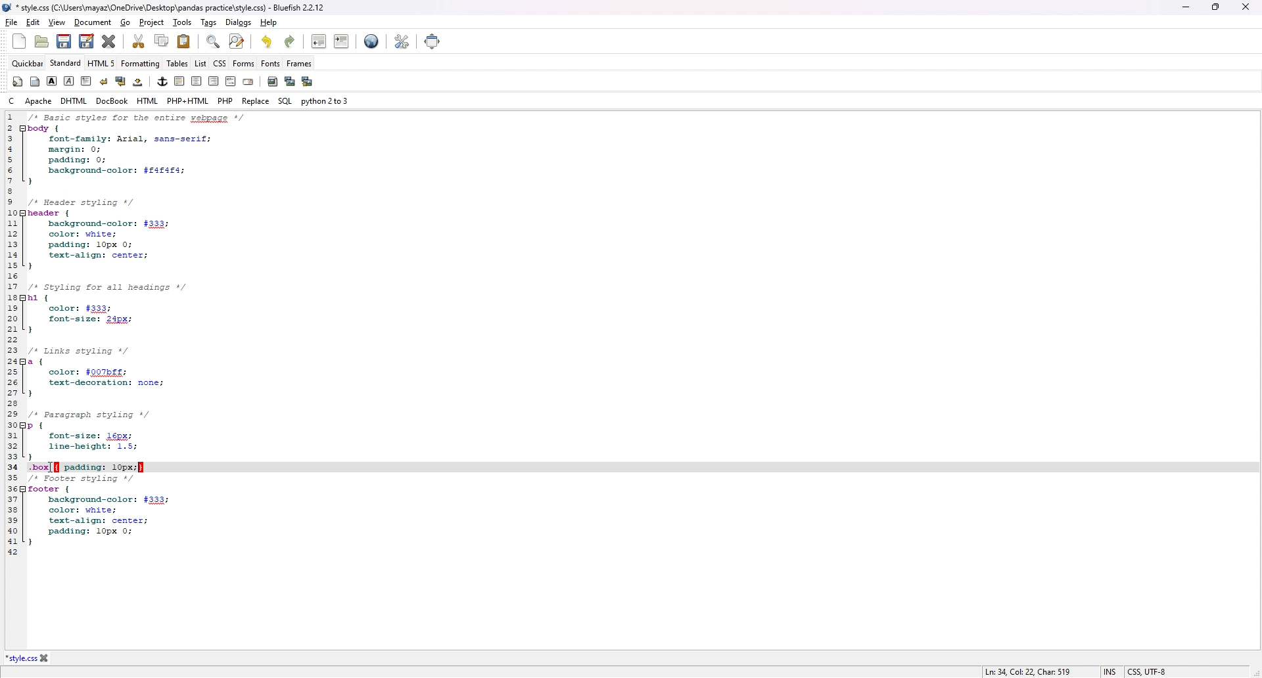 Image resolution: width=1262 pixels, height=678 pixels. Describe the element at coordinates (300, 63) in the screenshot. I see `frames` at that location.